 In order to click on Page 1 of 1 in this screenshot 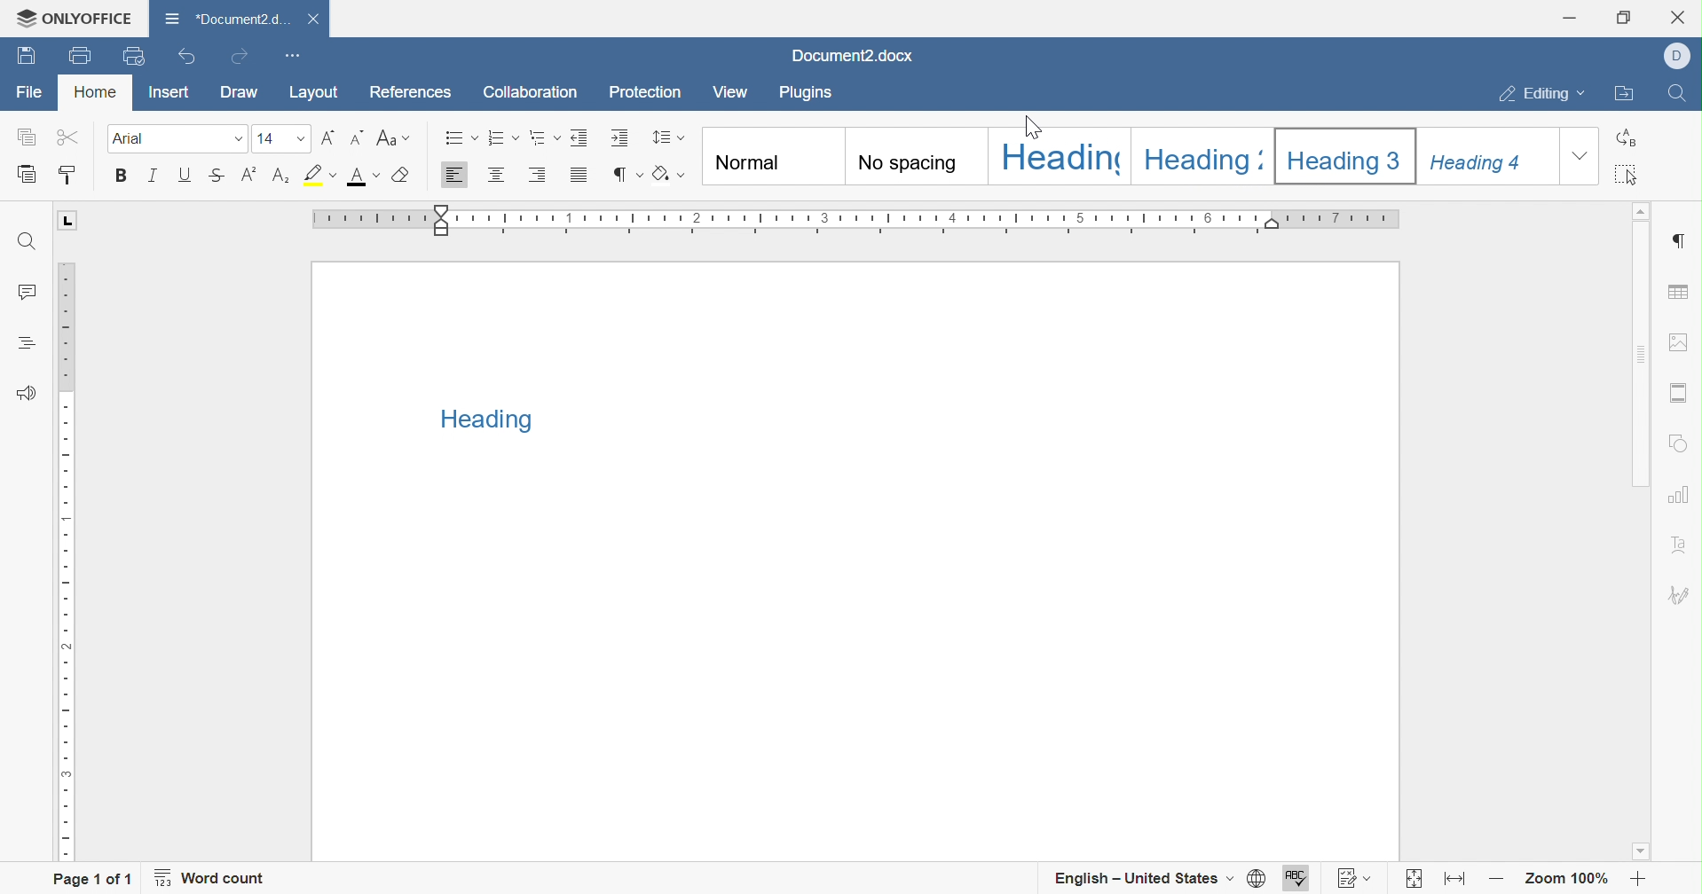, I will do `click(91, 880)`.